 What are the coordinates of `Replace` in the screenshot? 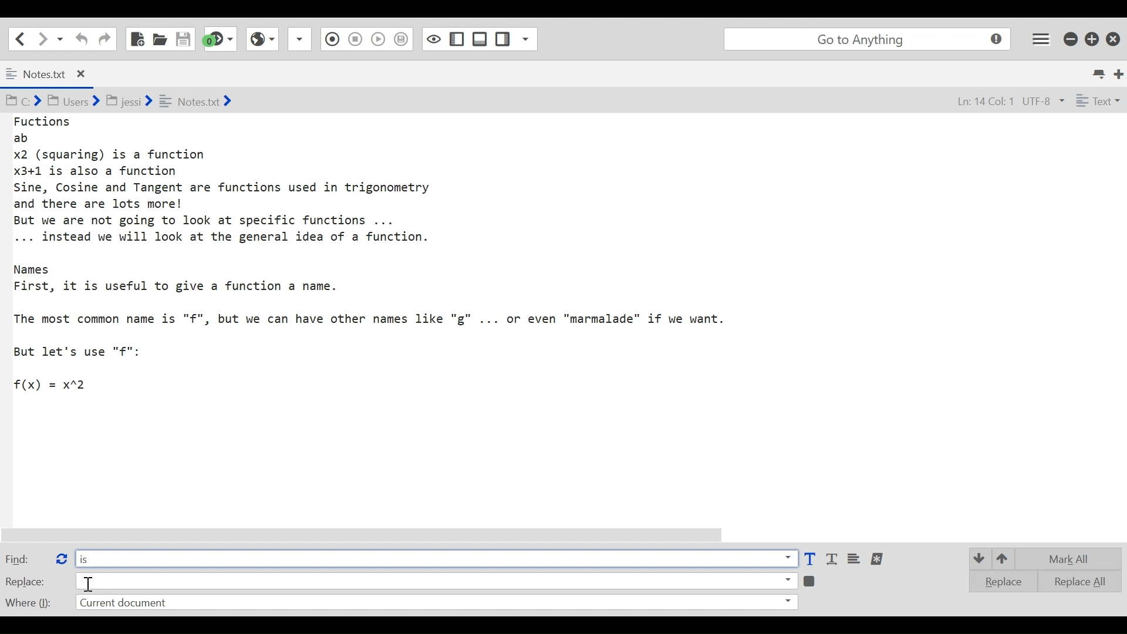 It's located at (999, 581).